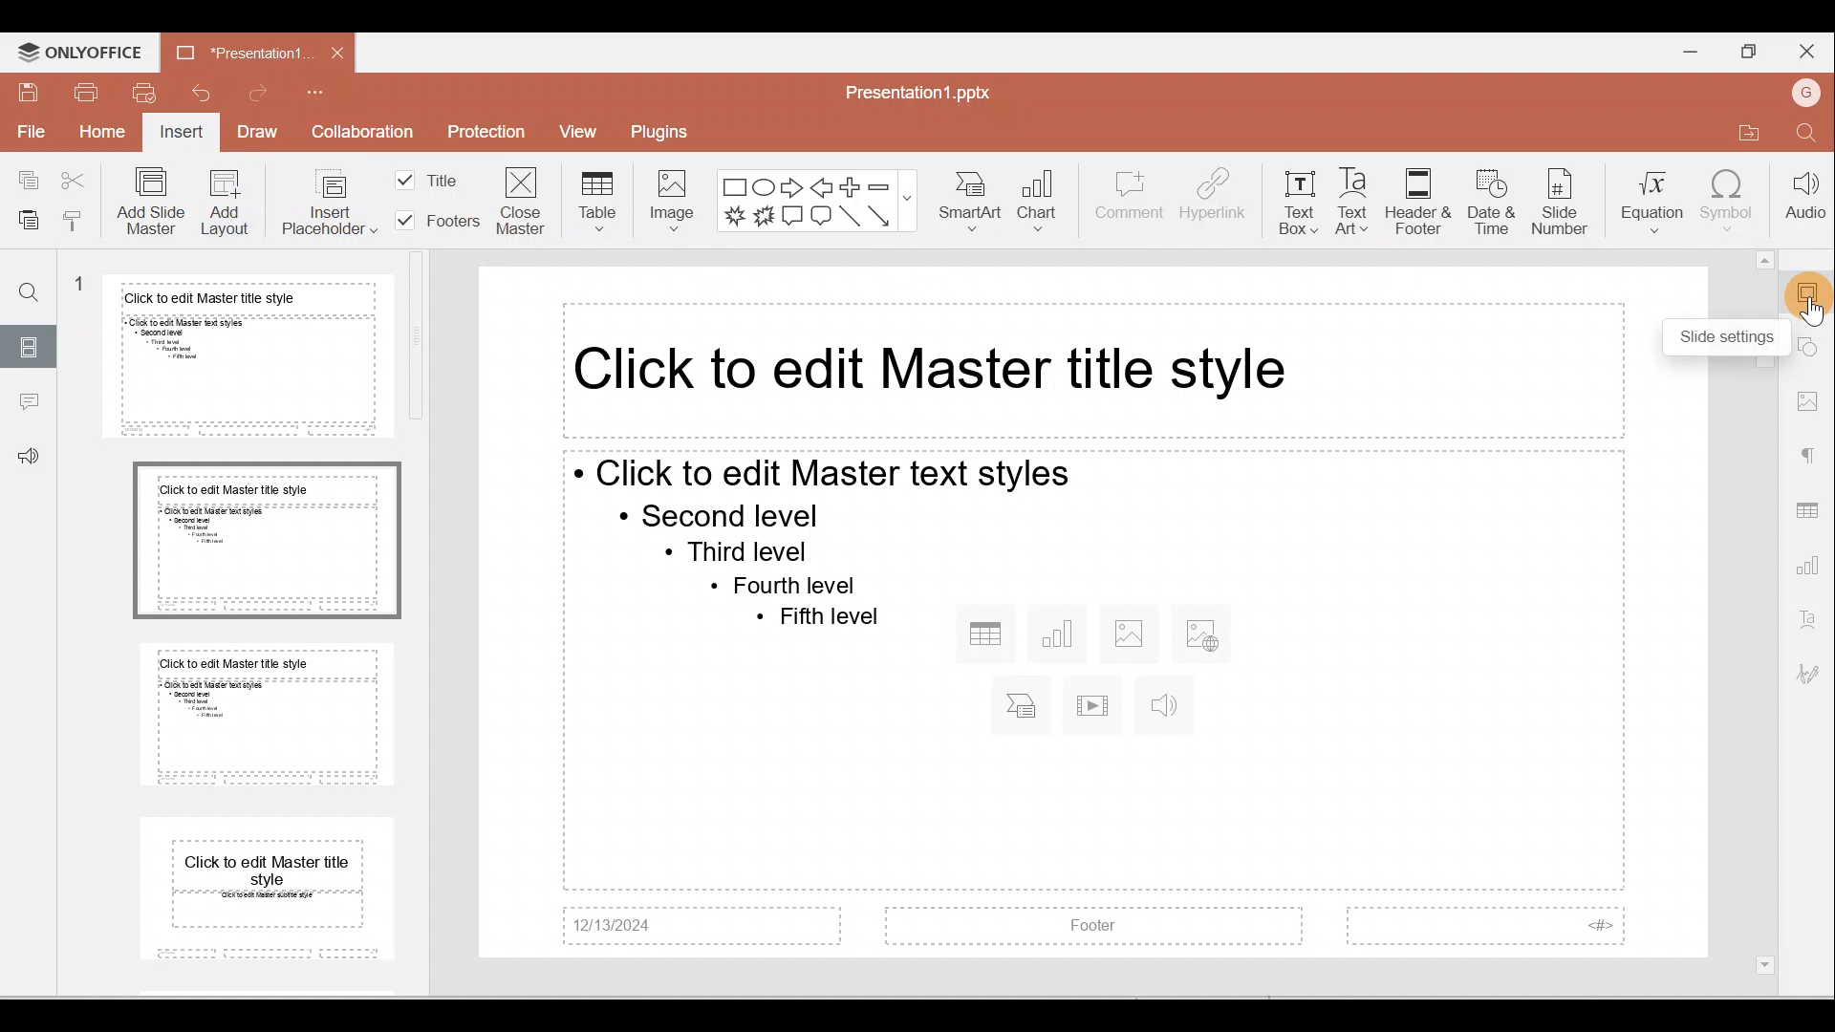 This screenshot has height=1032, width=1835. I want to click on Master slide 4, so click(268, 892).